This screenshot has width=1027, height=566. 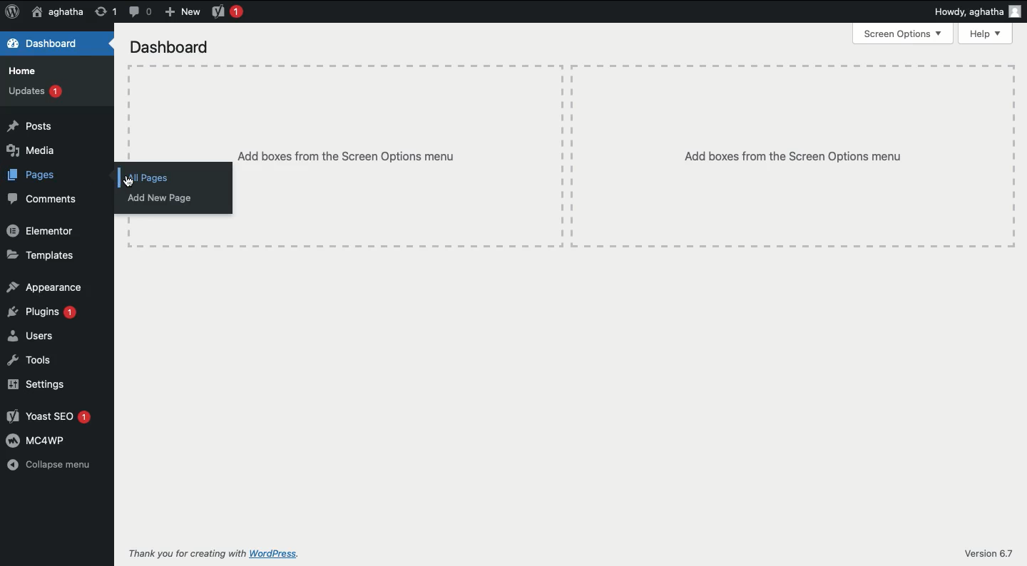 I want to click on Revision, so click(x=103, y=11).